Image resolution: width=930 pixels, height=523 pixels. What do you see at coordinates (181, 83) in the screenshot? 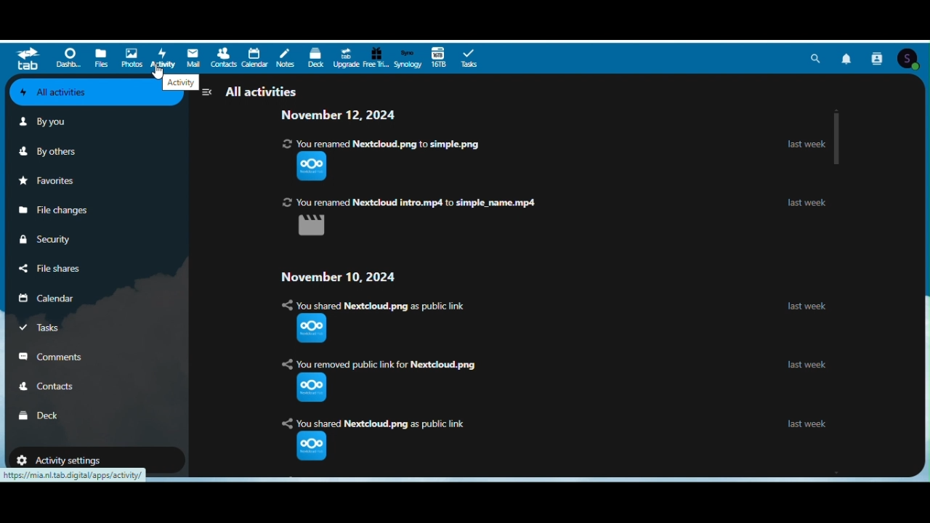
I see `activity` at bounding box center [181, 83].